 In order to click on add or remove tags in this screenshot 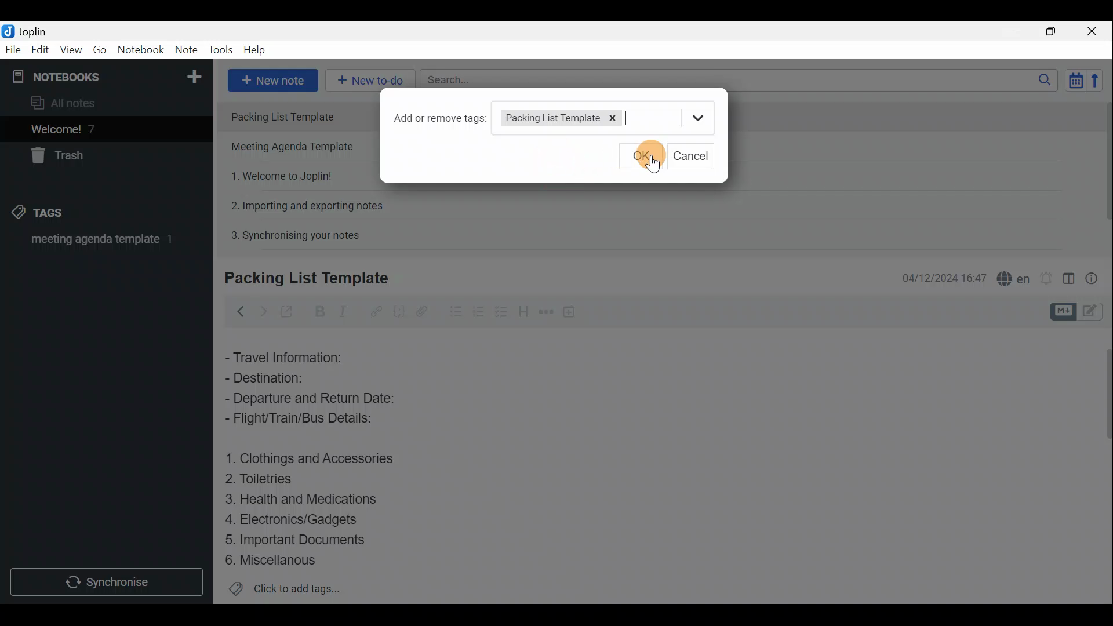, I will do `click(441, 117)`.